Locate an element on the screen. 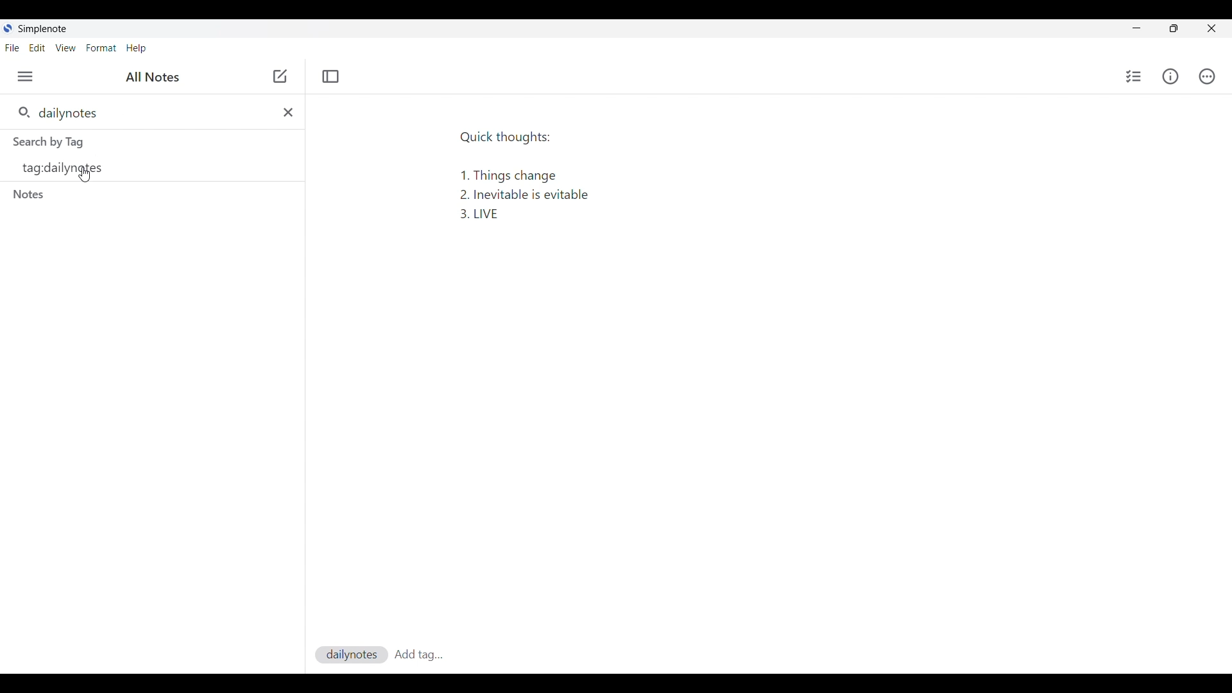 This screenshot has width=1232, height=693. Add tag is located at coordinates (420, 653).